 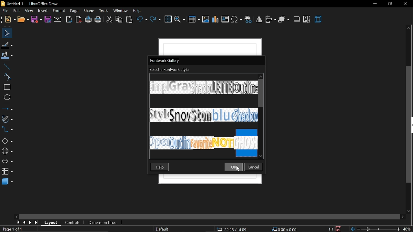 I want to click on undo, so click(x=142, y=20).